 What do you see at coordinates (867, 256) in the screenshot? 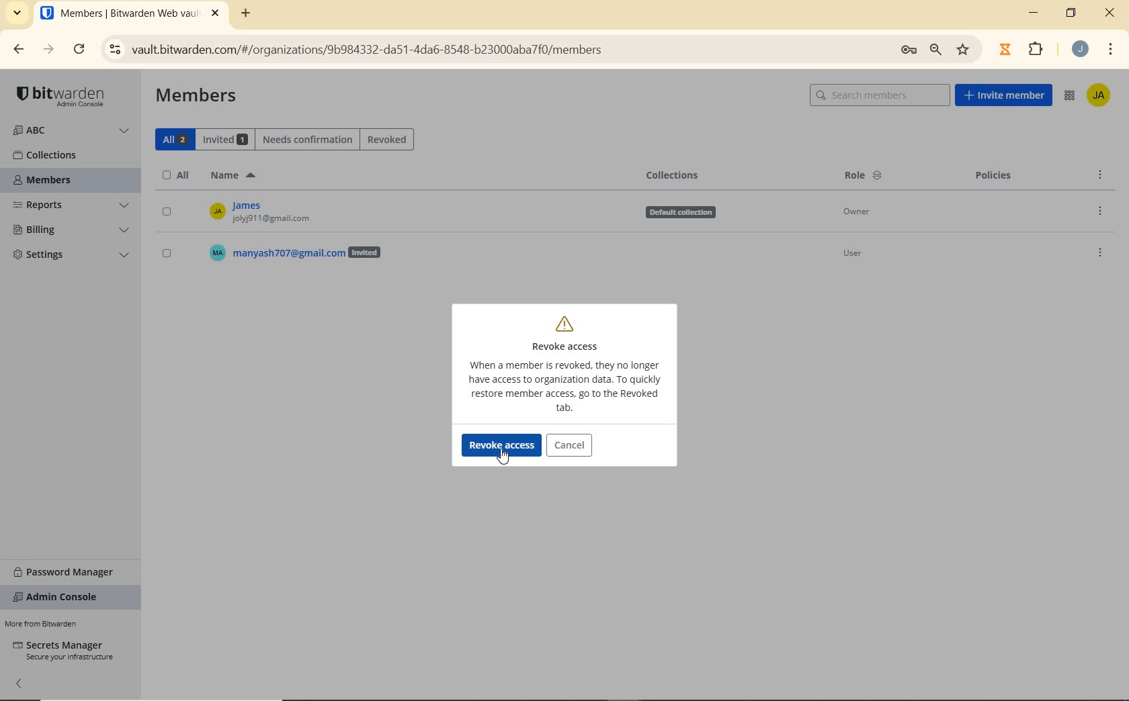
I see `User` at bounding box center [867, 256].